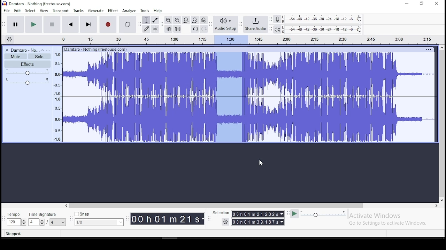 The height and width of the screenshot is (250, 446). Describe the element at coordinates (41, 222) in the screenshot. I see `drop down` at that location.